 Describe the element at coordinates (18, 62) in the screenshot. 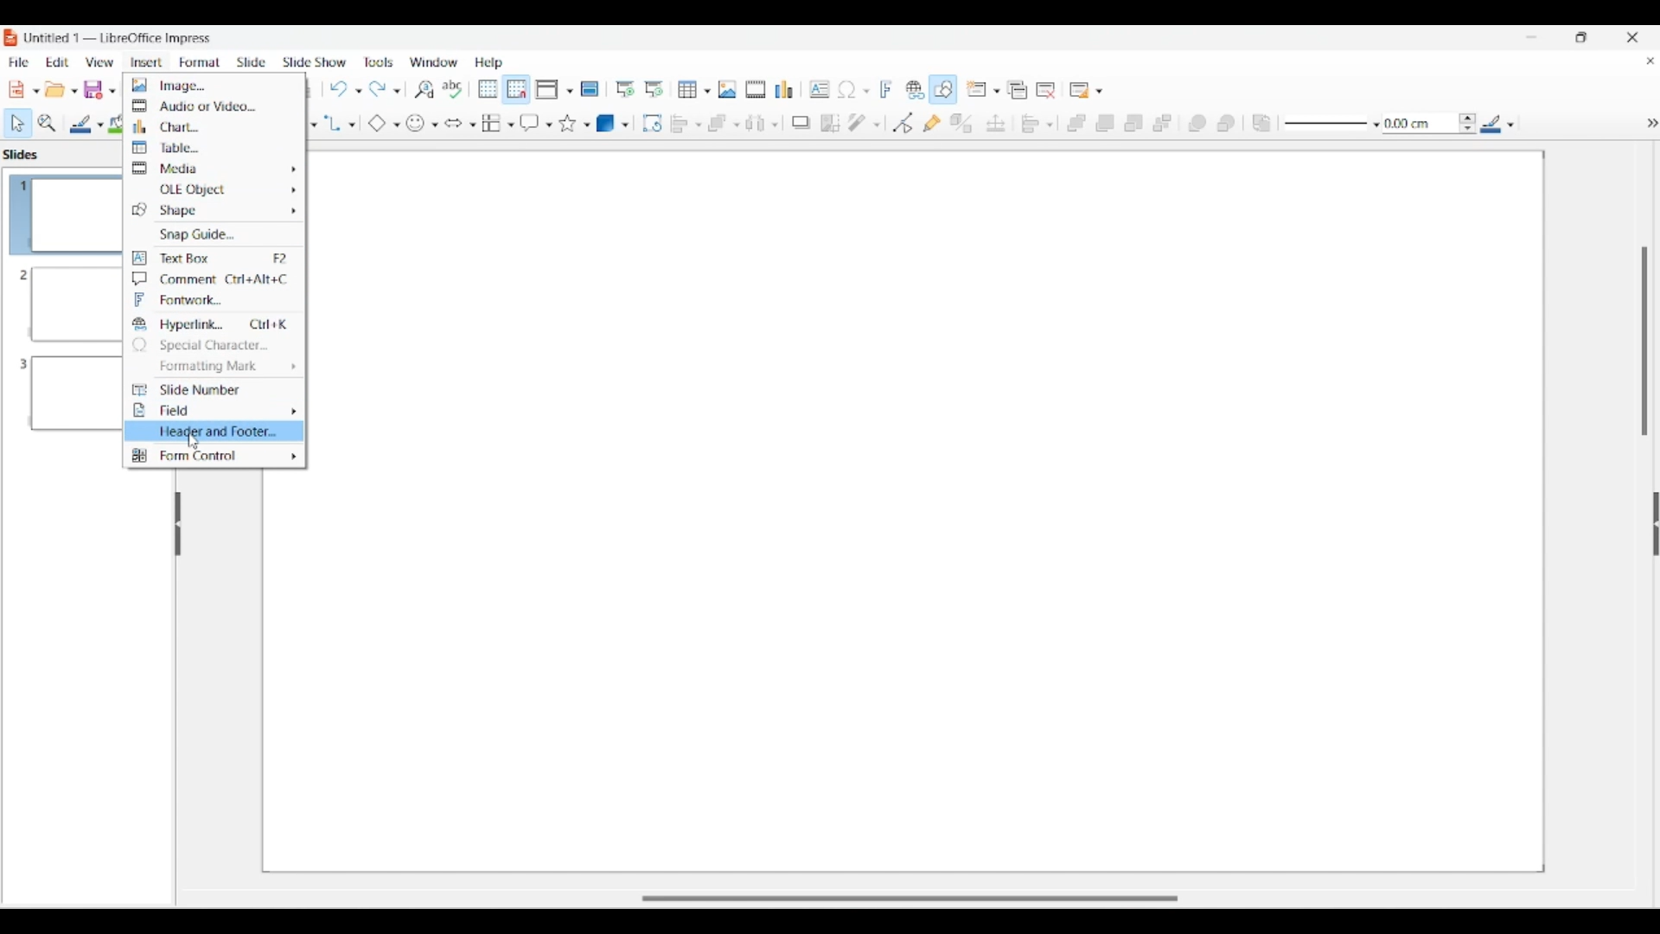

I see `File menu` at that location.